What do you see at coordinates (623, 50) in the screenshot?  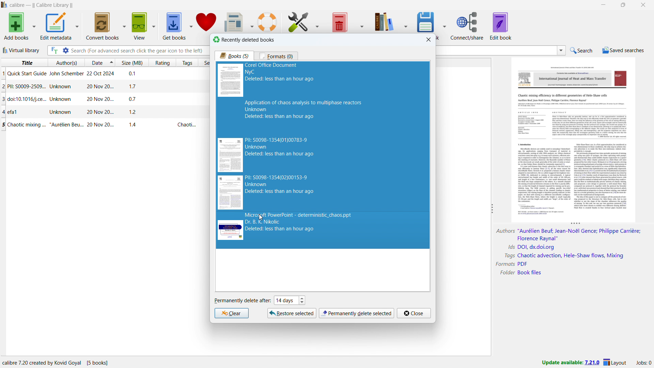 I see `saved searches menu` at bounding box center [623, 50].